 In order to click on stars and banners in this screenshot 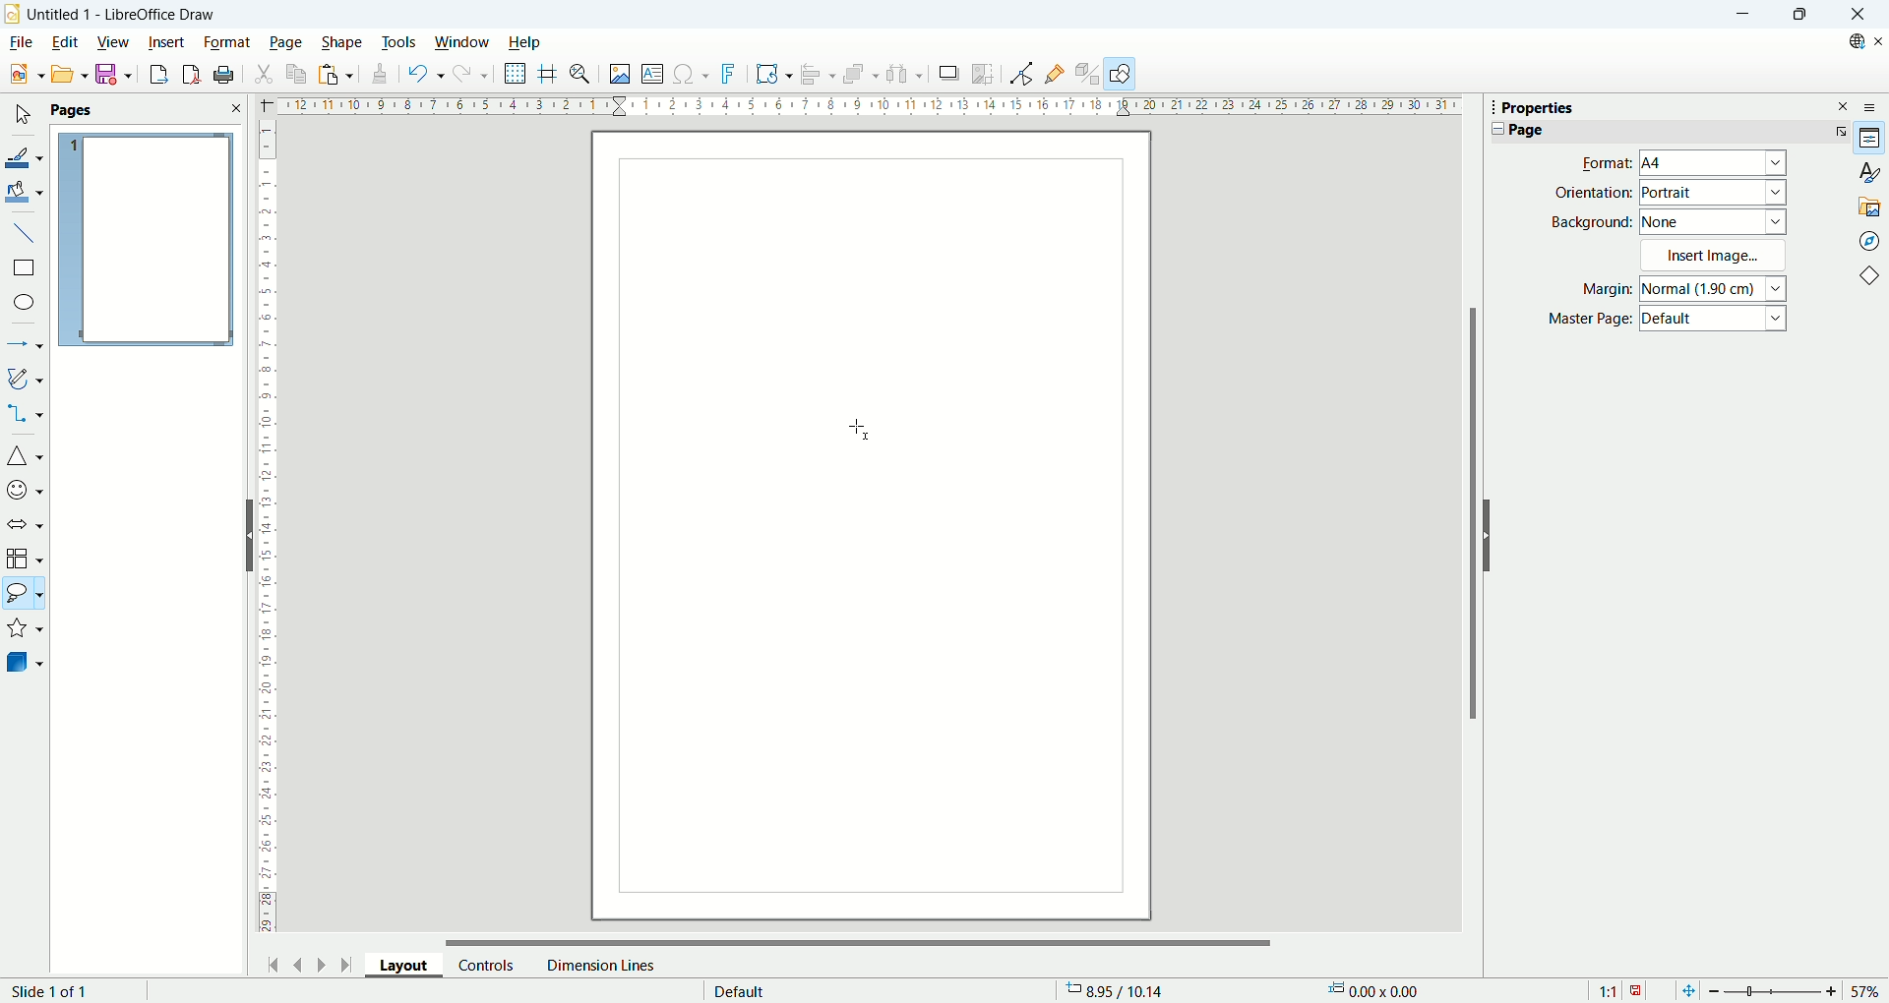, I will do `click(26, 630)`.